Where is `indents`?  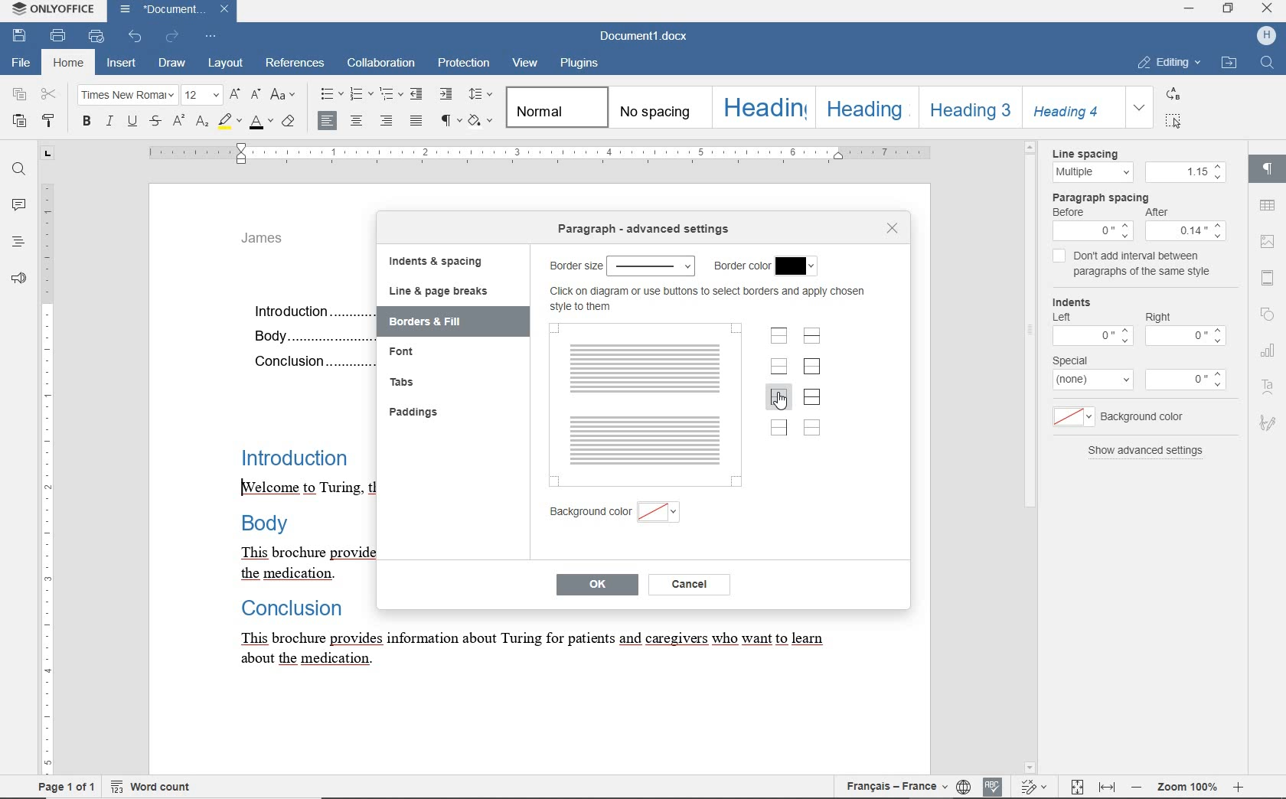
indents is located at coordinates (1079, 301).